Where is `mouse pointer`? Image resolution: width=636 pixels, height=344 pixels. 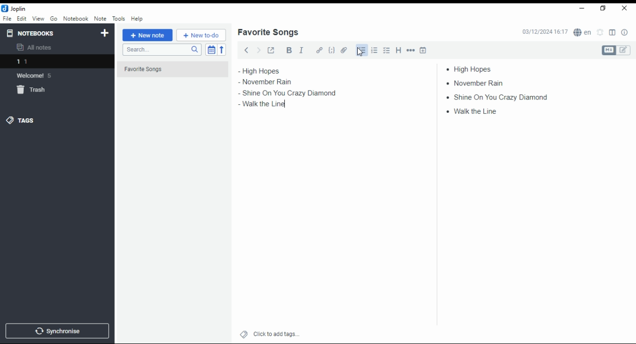
mouse pointer is located at coordinates (360, 52).